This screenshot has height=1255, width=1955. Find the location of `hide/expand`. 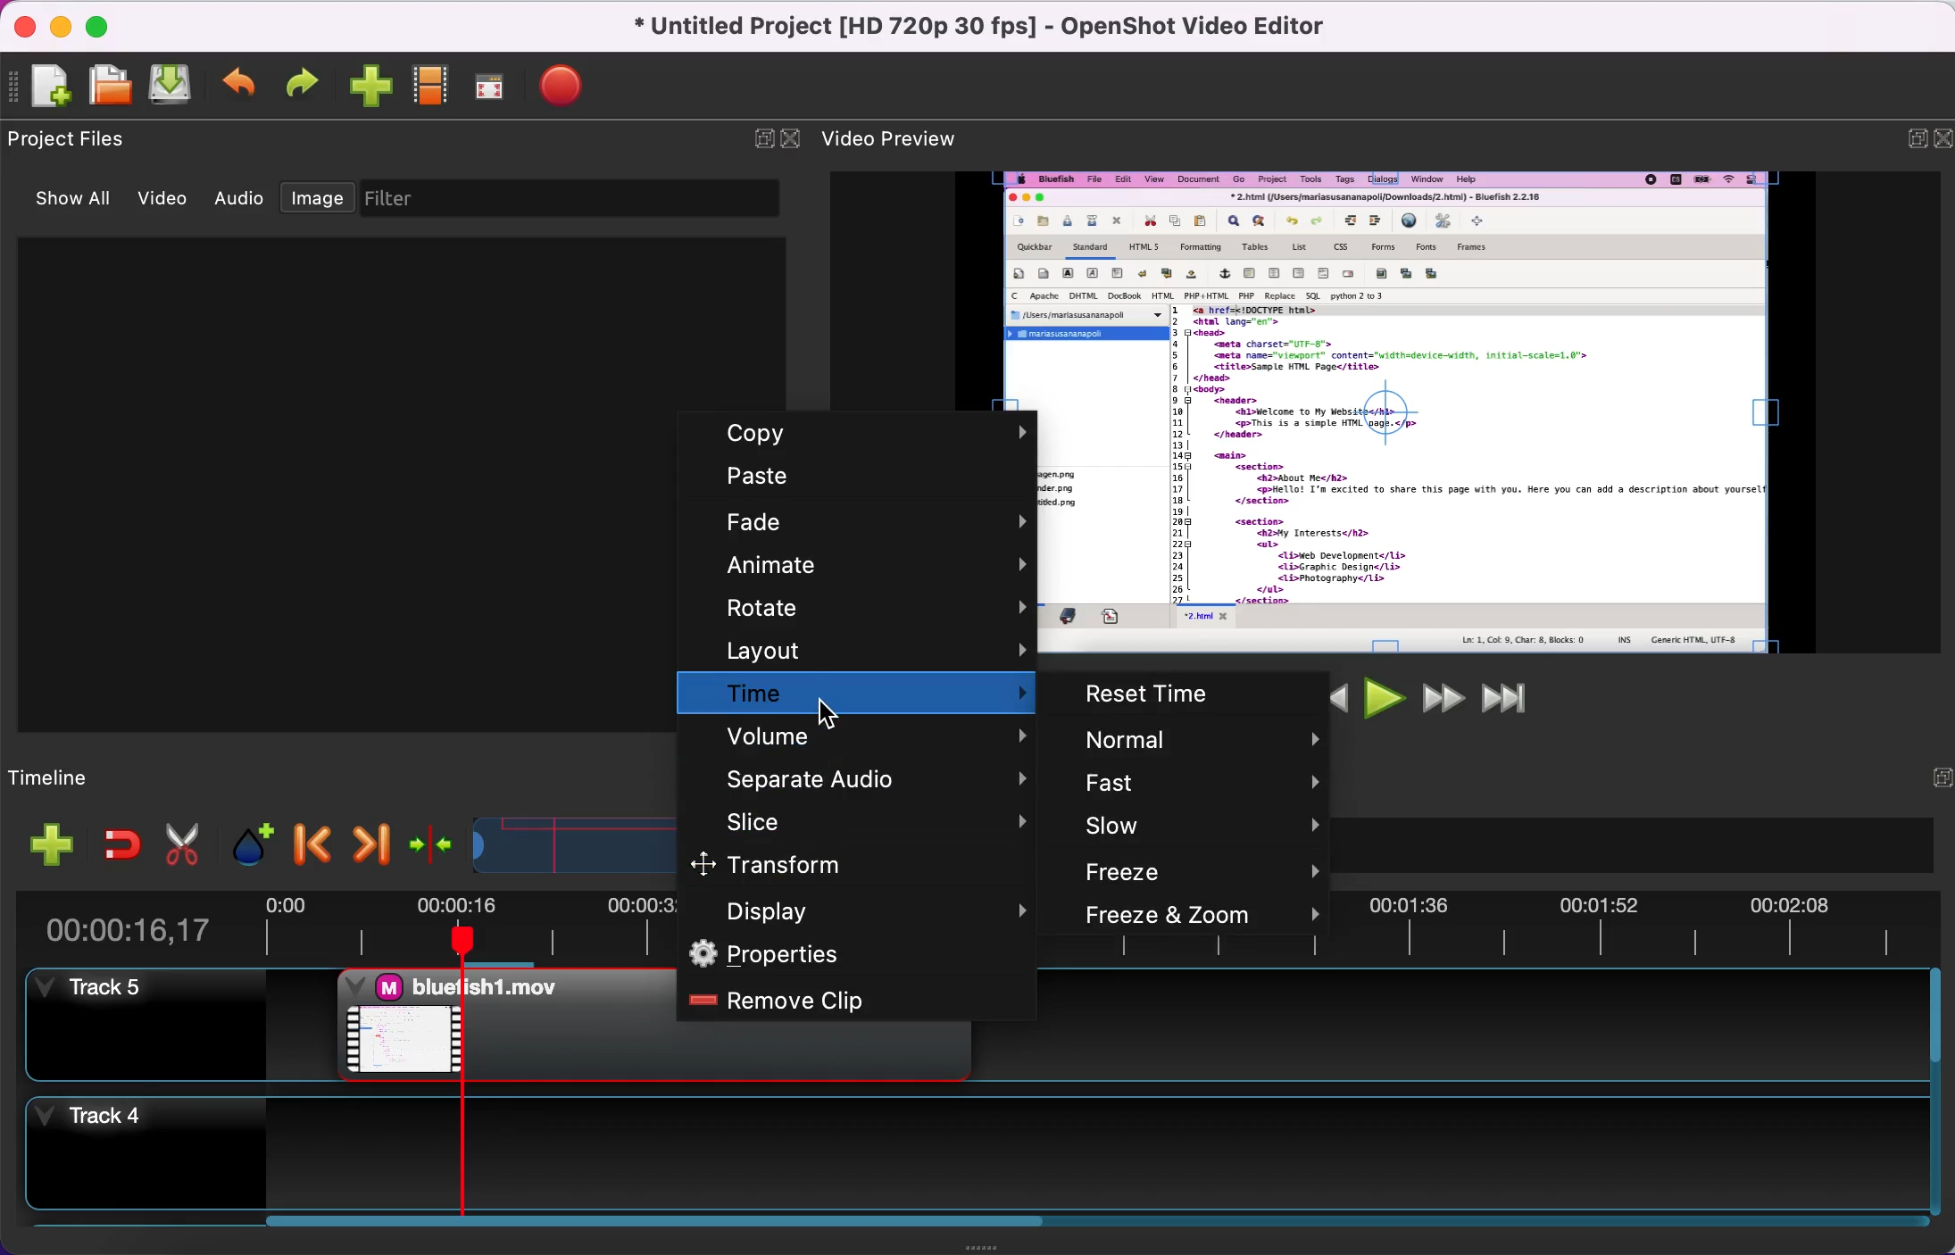

hide/expand is located at coordinates (1929, 779).